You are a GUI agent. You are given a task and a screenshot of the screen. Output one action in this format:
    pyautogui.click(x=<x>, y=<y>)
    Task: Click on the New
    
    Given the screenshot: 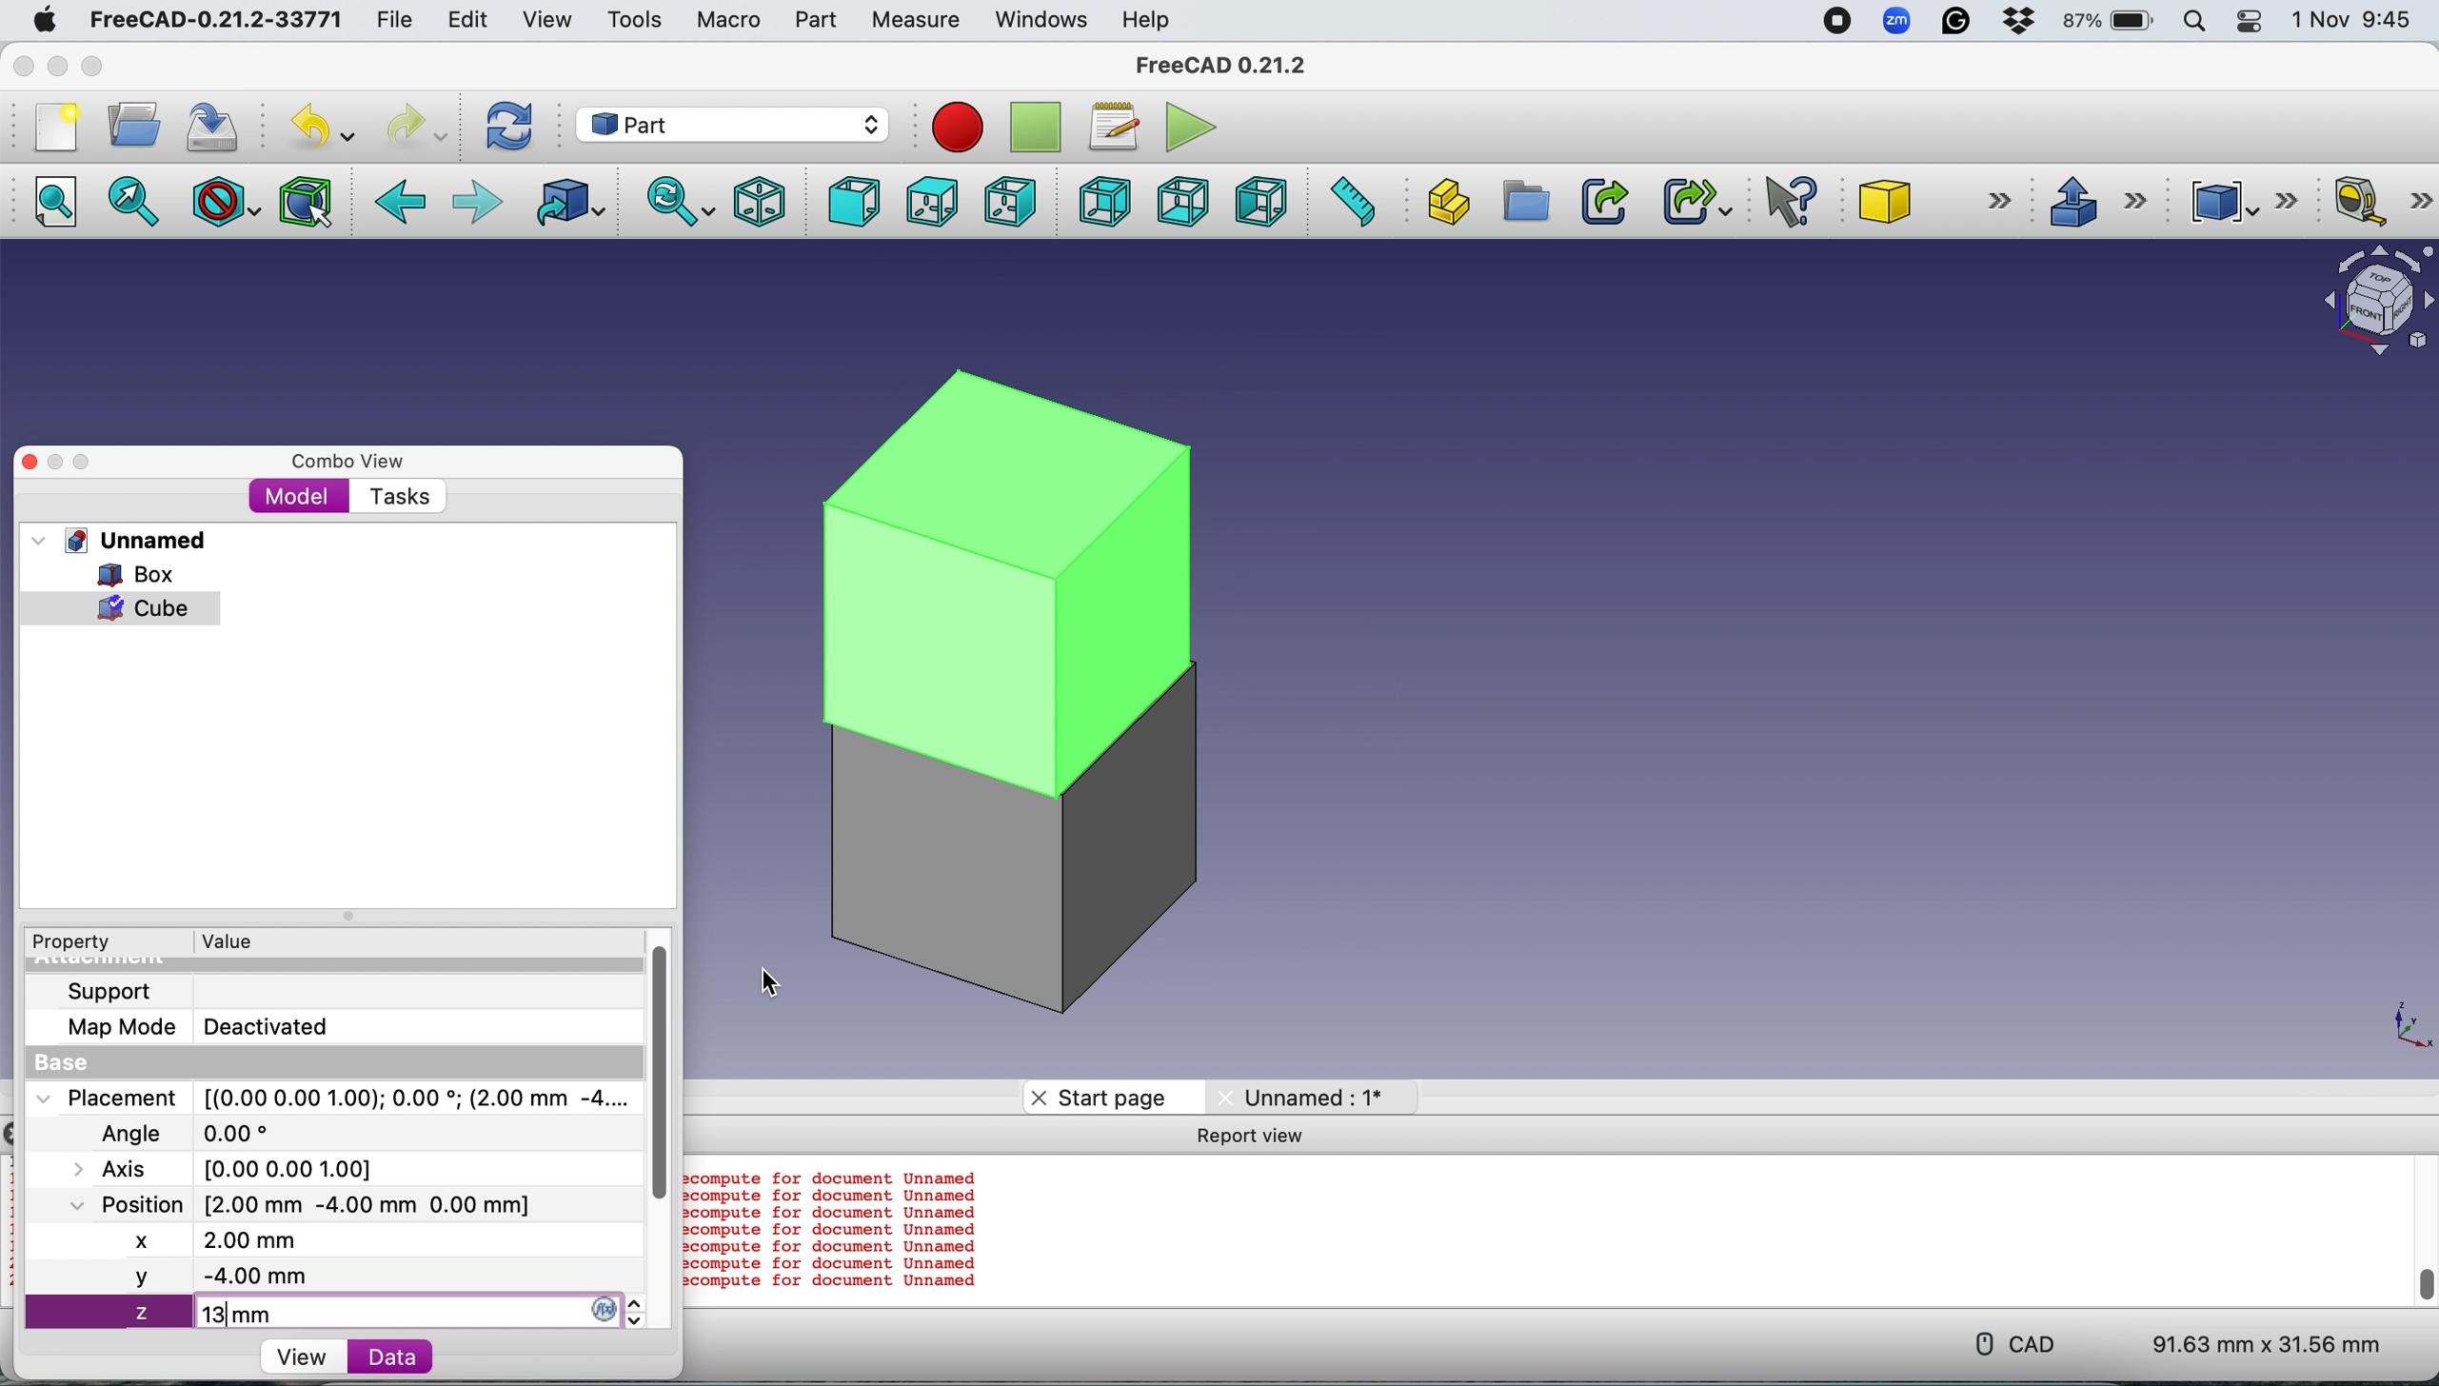 What is the action you would take?
    pyautogui.click(x=54, y=128)
    